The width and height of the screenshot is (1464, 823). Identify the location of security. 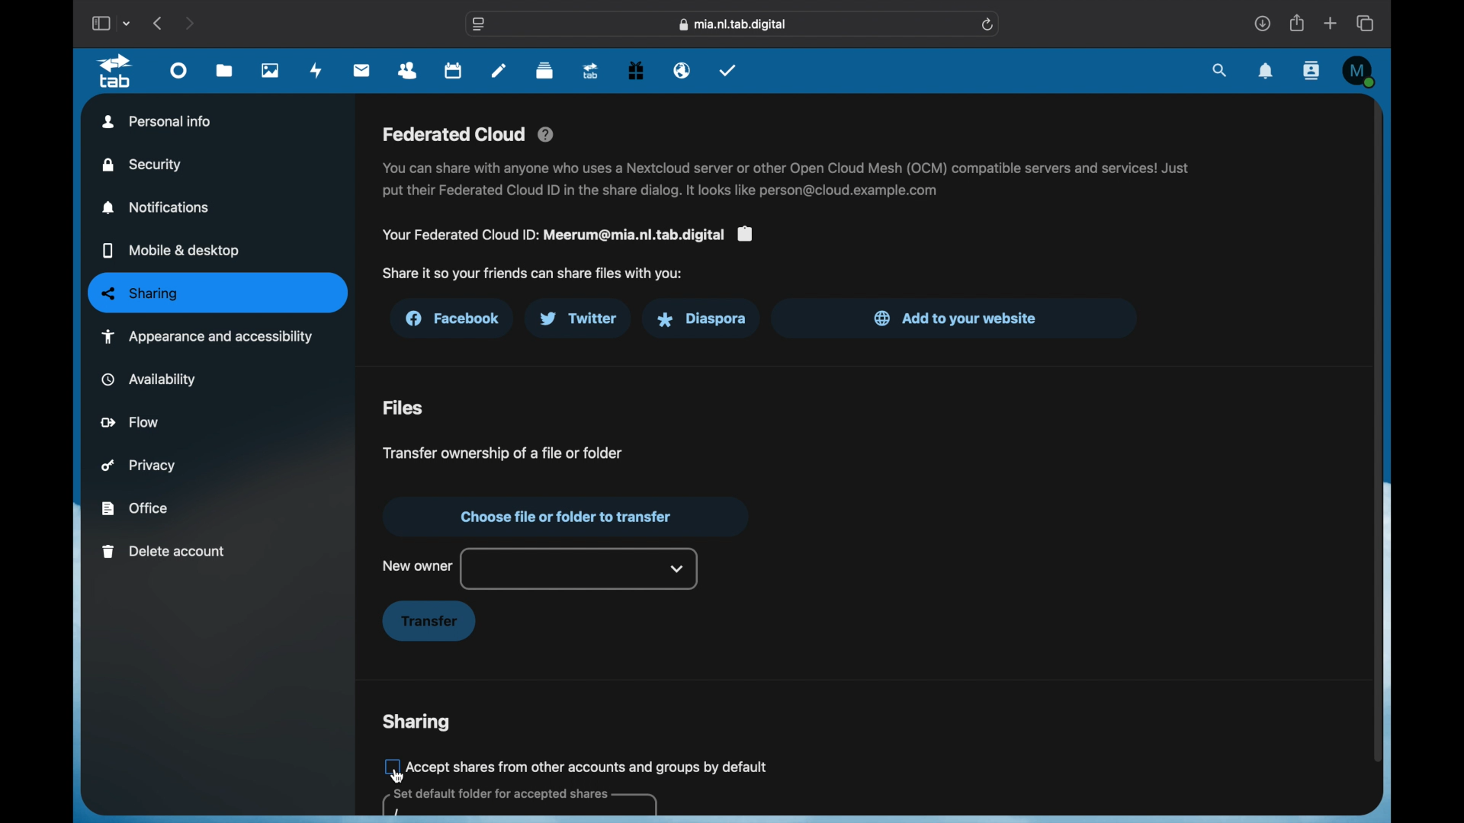
(143, 165).